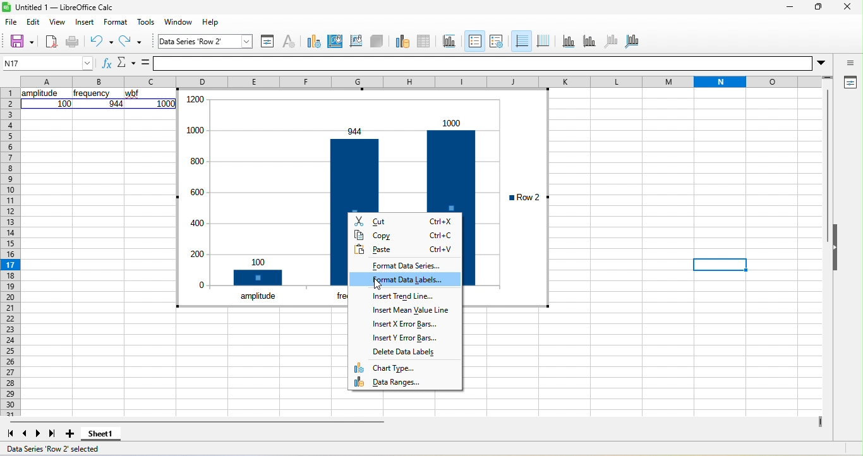 This screenshot has height=456, width=863. I want to click on amplitude, so click(40, 93).